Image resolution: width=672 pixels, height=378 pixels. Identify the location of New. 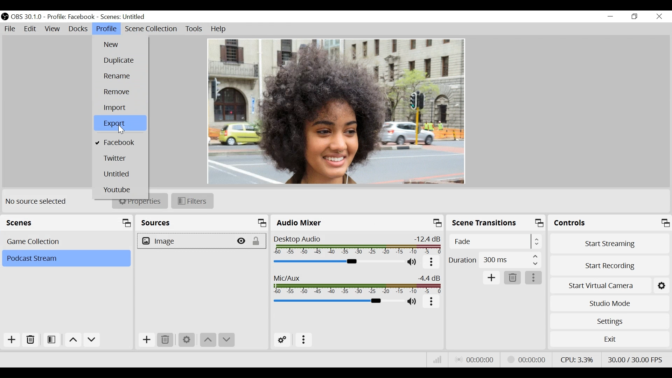
(118, 45).